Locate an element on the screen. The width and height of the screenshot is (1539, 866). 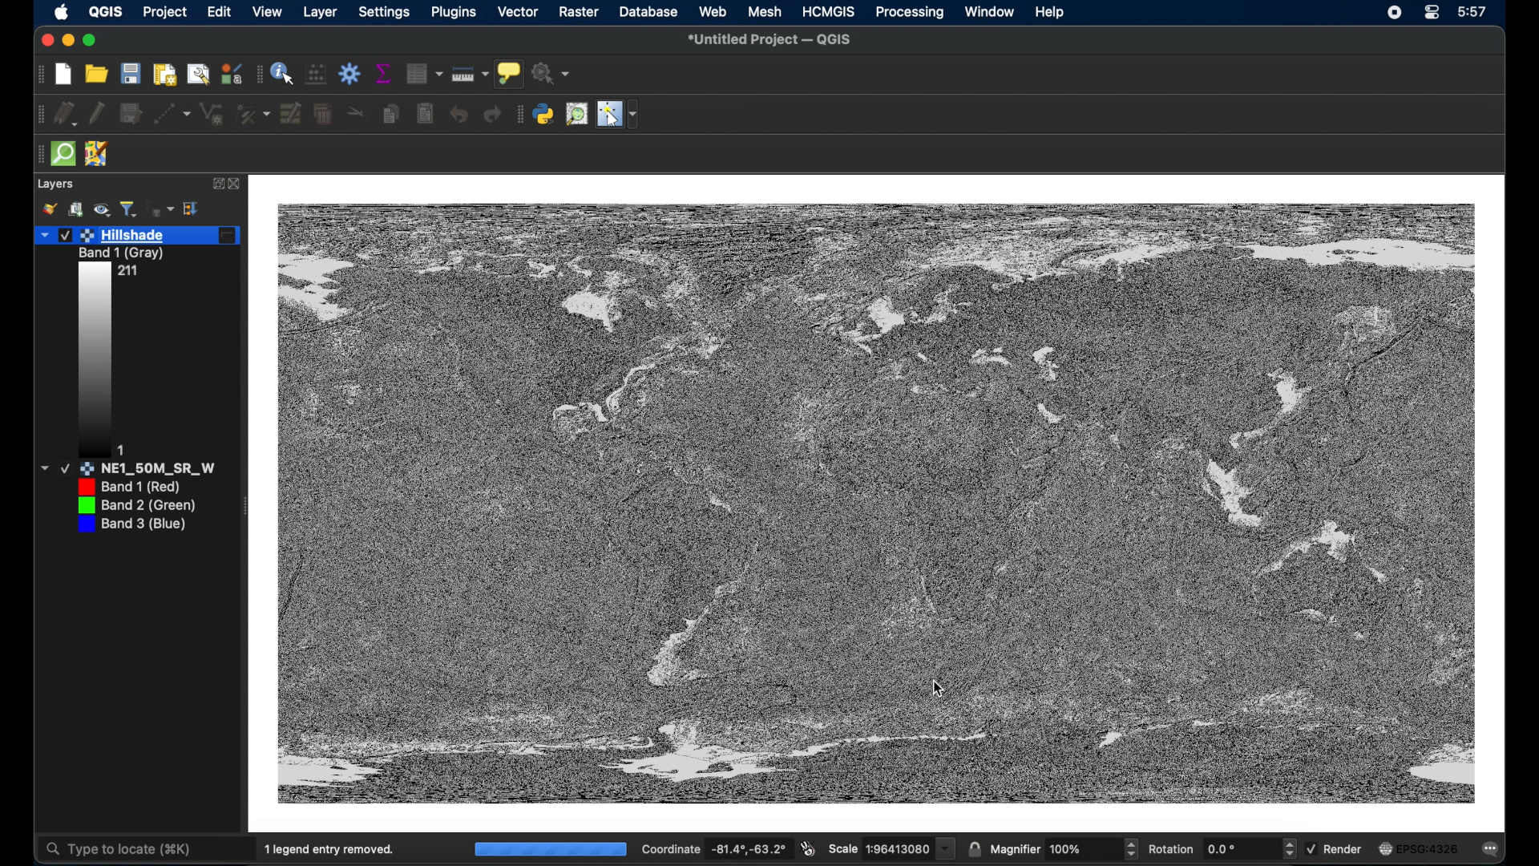
HCMGIS is located at coordinates (828, 11).